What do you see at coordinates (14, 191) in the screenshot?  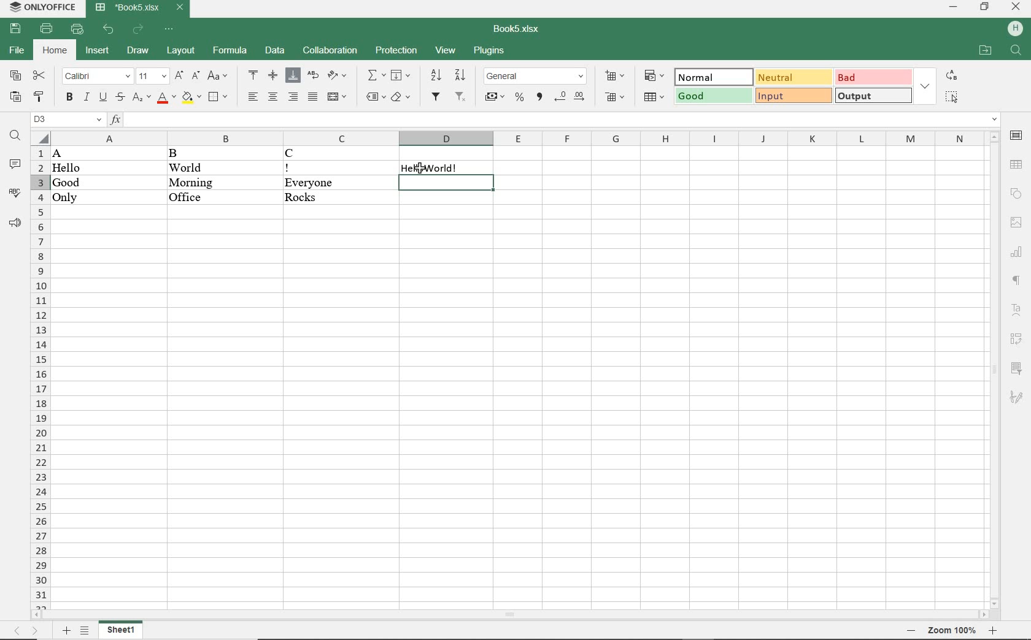 I see `SPELL CHECKING` at bounding box center [14, 191].